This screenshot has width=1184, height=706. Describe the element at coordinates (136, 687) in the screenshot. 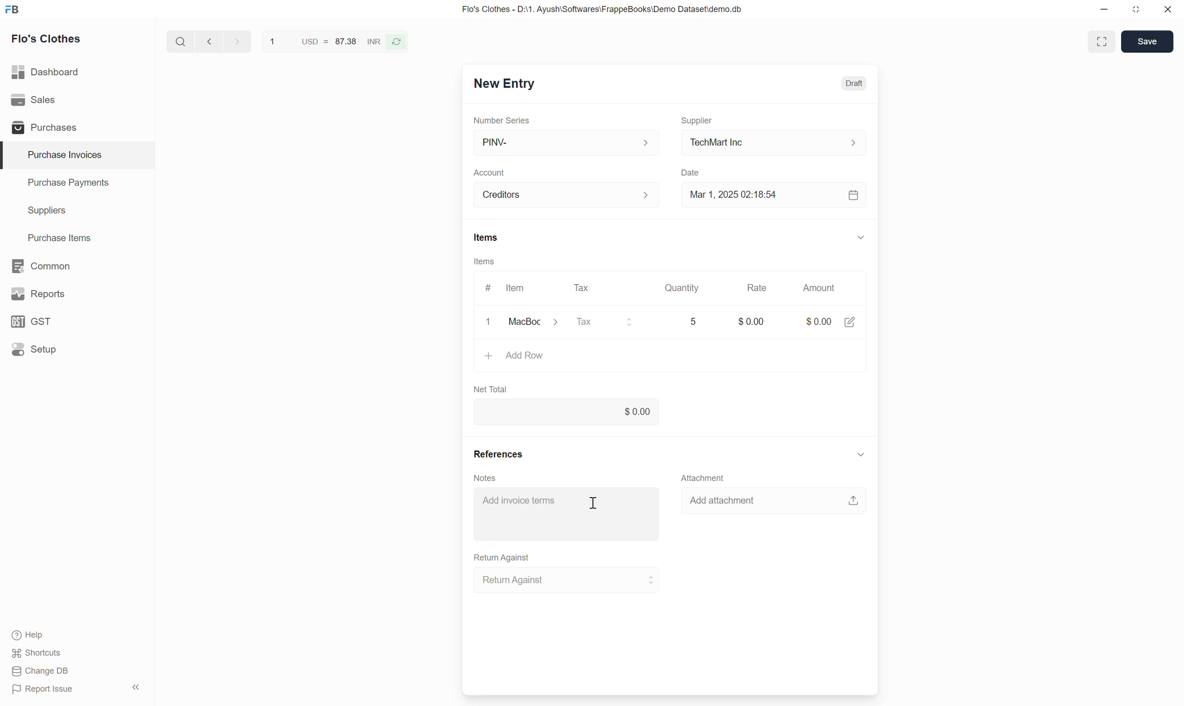

I see `Collapse` at that location.